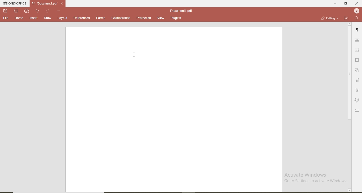  What do you see at coordinates (356, 19) in the screenshot?
I see `search` at bounding box center [356, 19].